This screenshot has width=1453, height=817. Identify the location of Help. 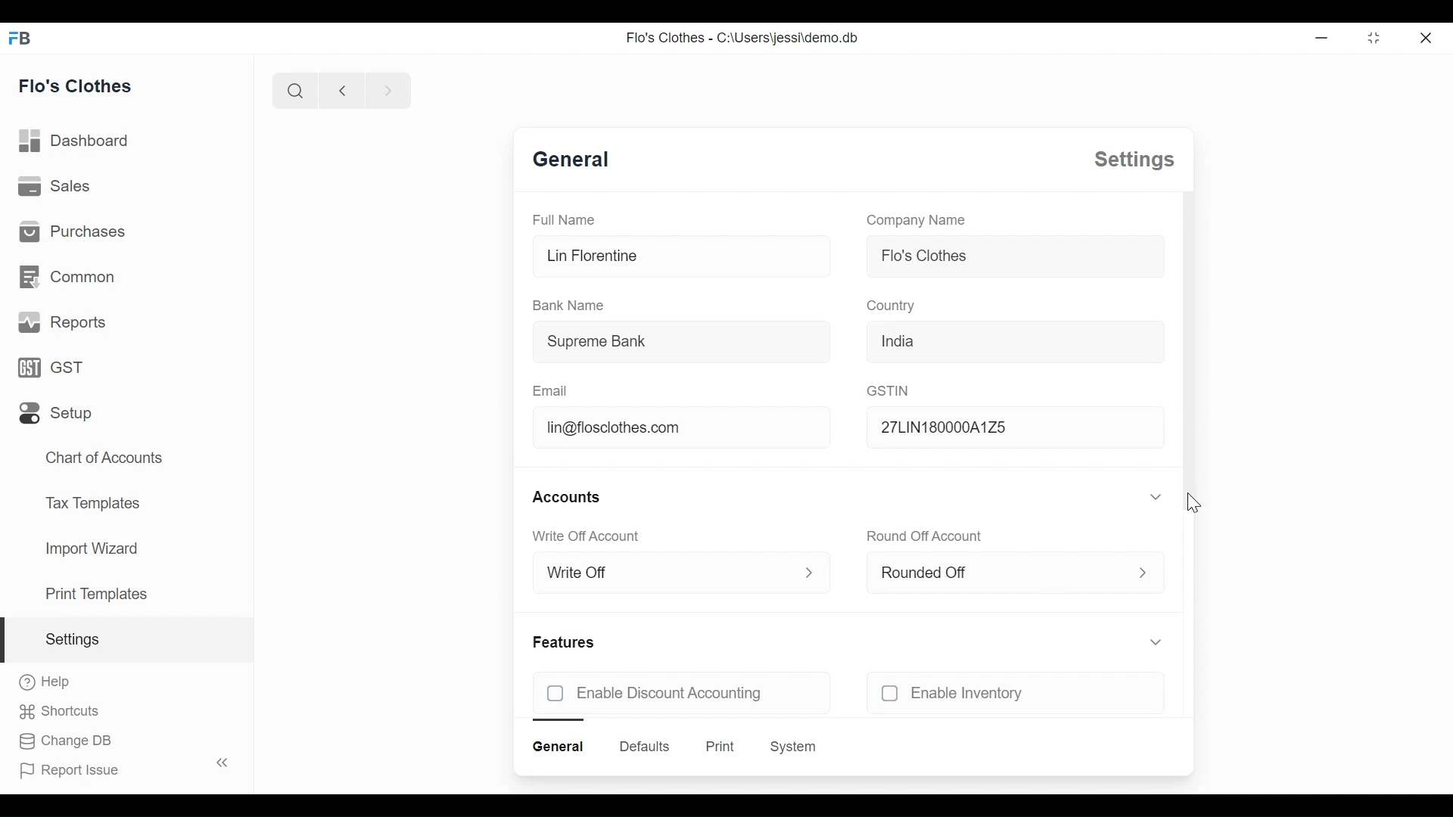
(45, 683).